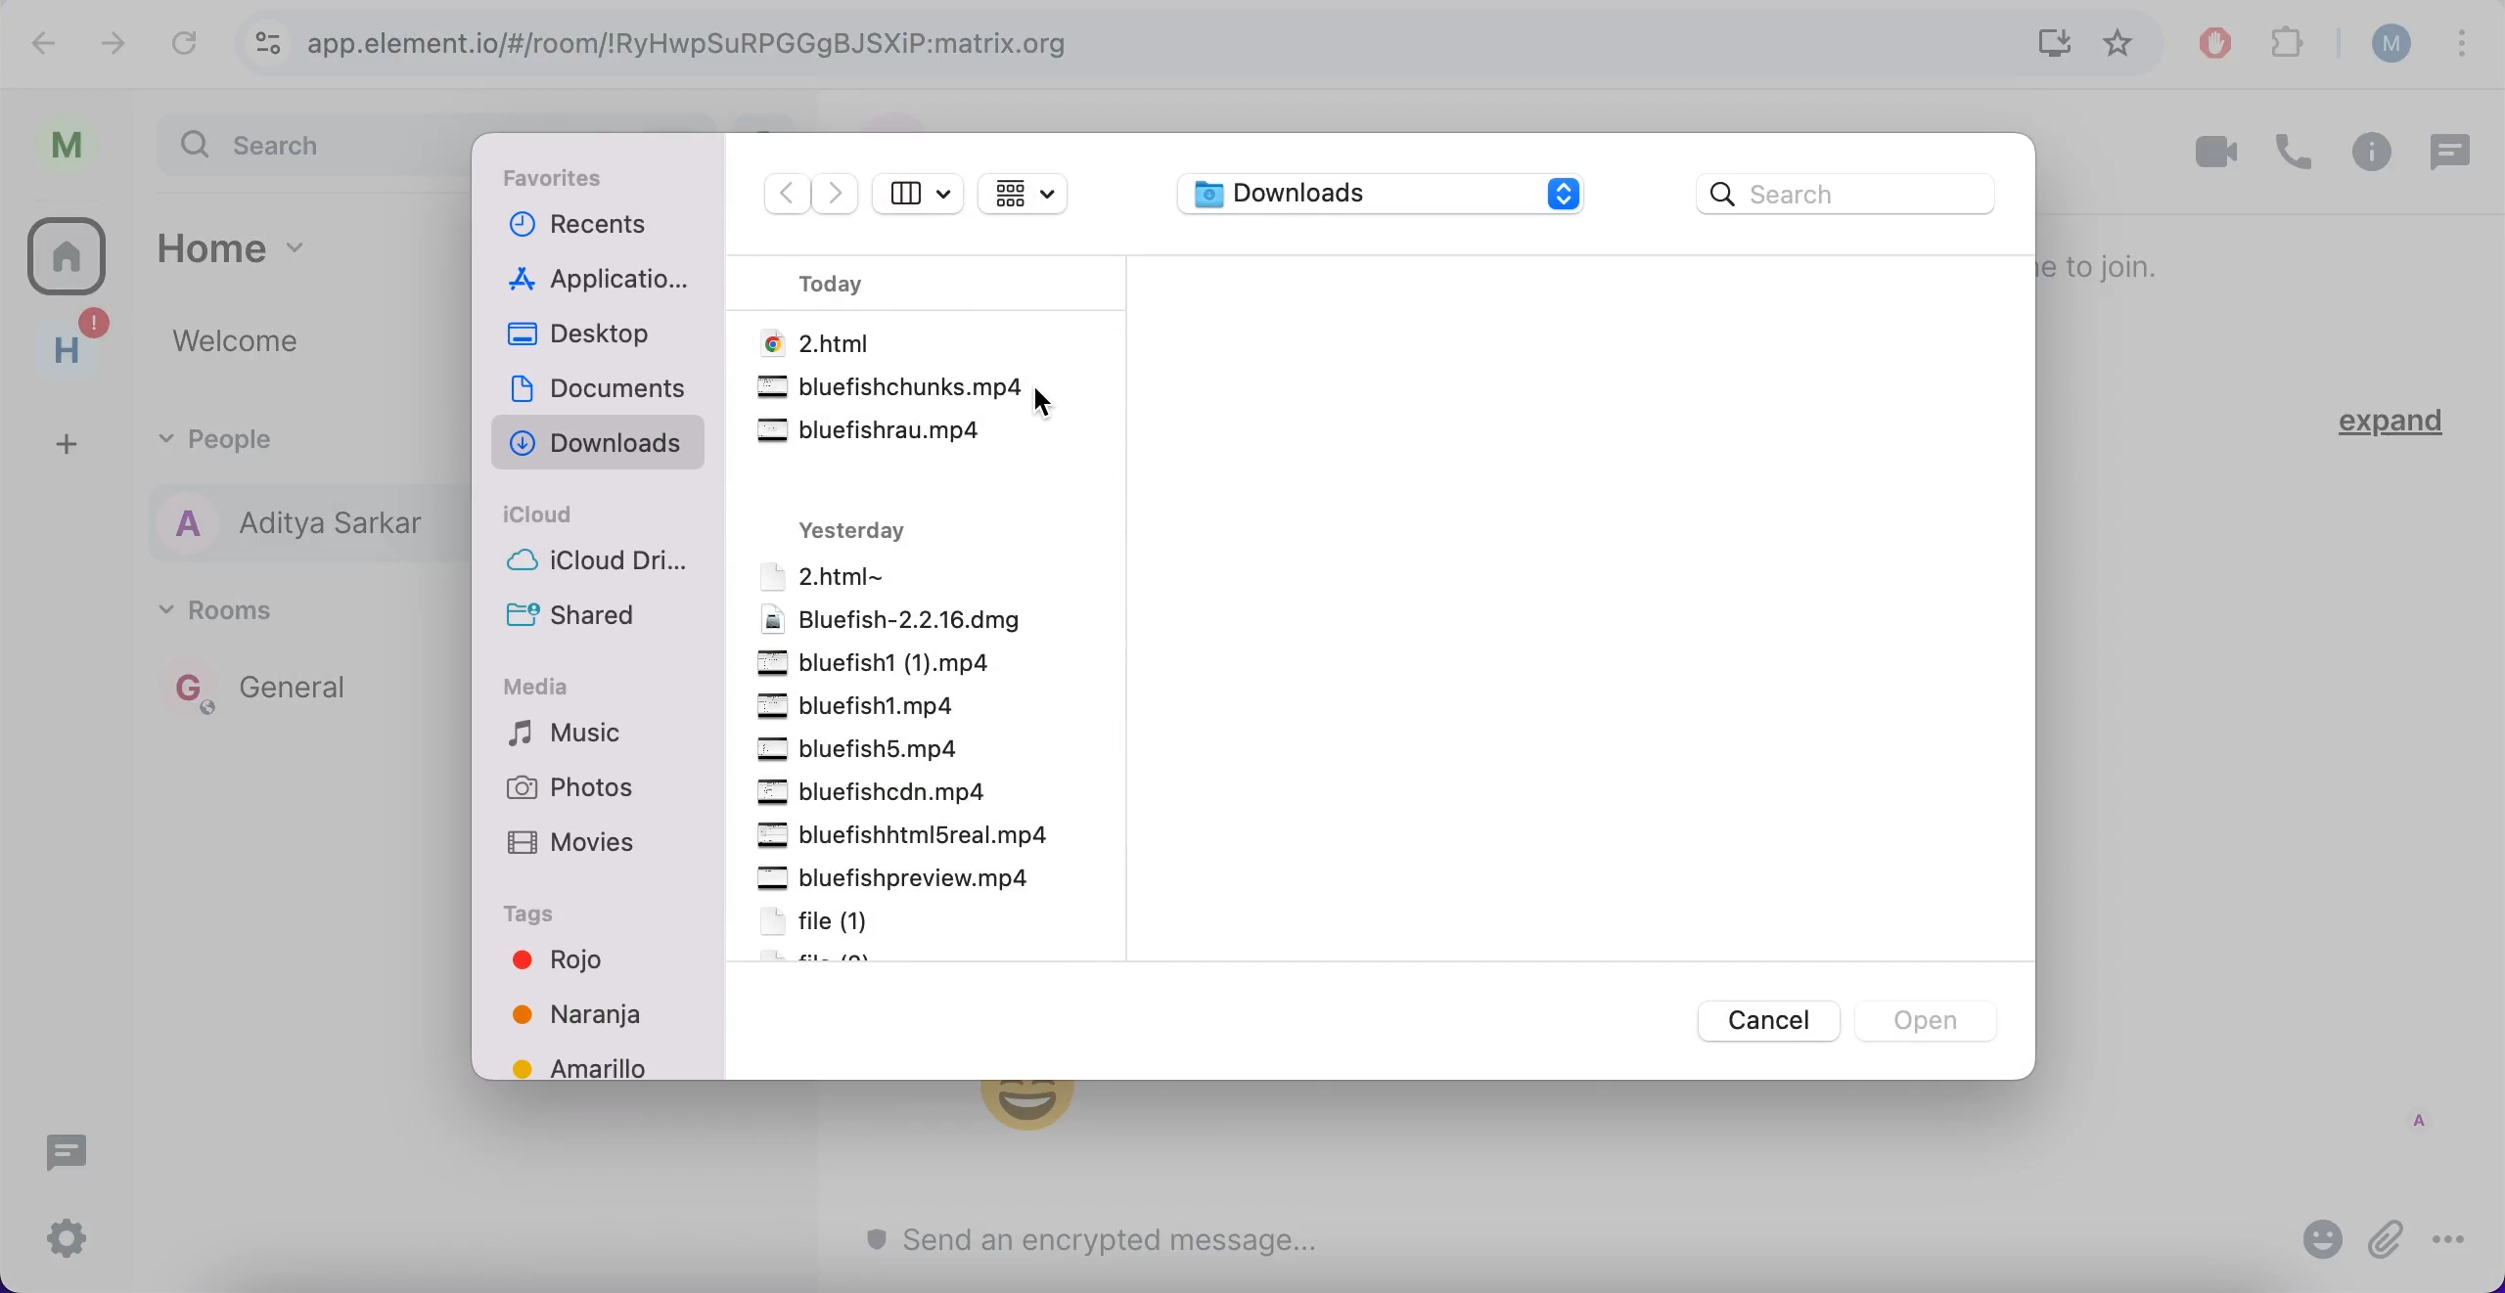 The height and width of the screenshot is (1293, 2505). What do you see at coordinates (68, 344) in the screenshot?
I see `home` at bounding box center [68, 344].